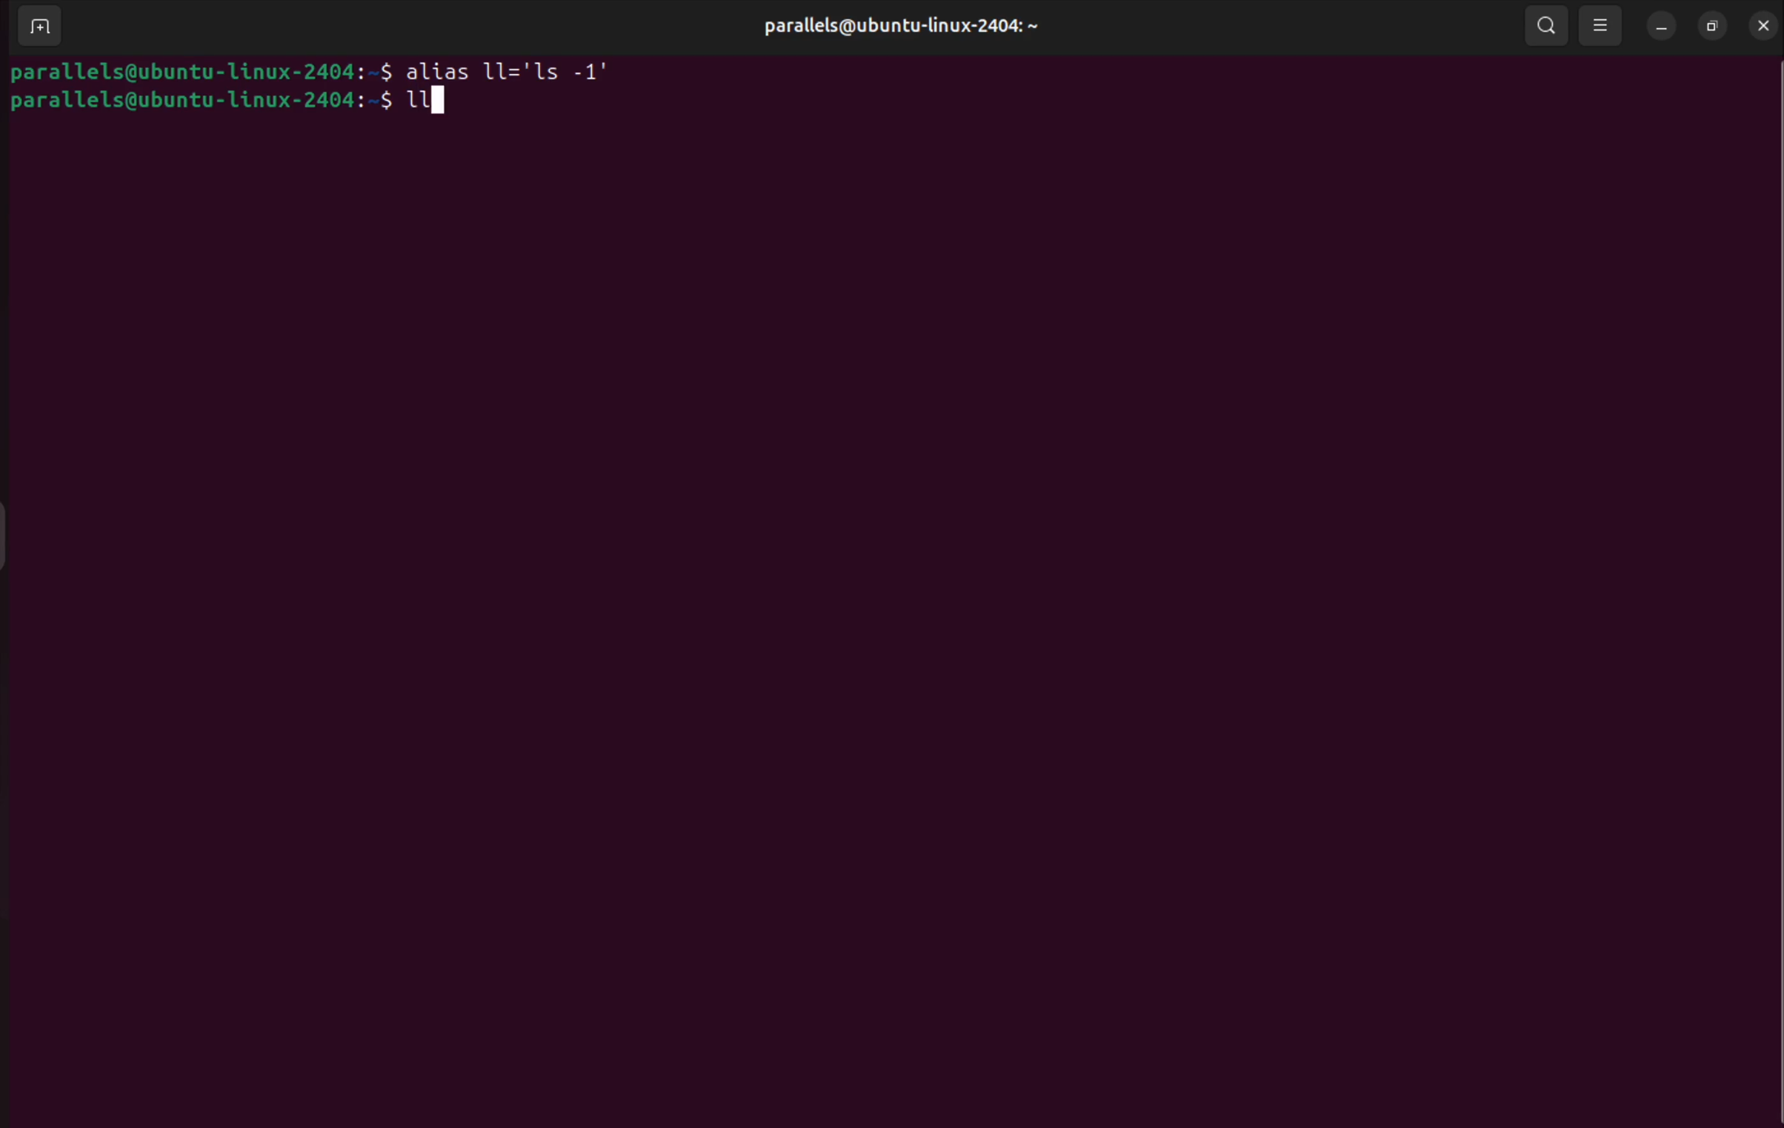 The height and width of the screenshot is (1128, 1784). What do you see at coordinates (200, 70) in the screenshot?
I see `bash prompt` at bounding box center [200, 70].